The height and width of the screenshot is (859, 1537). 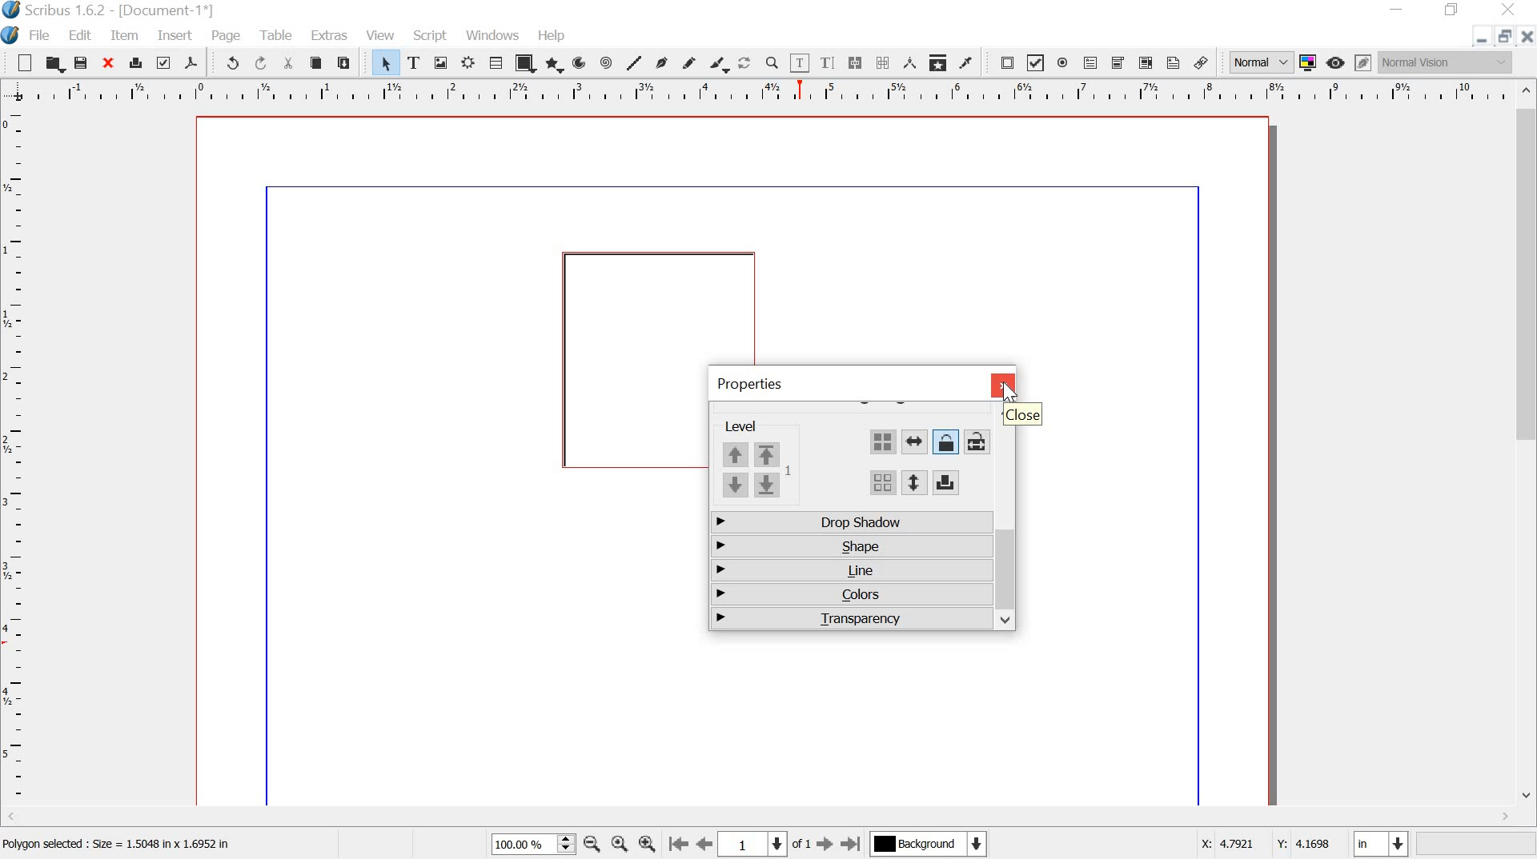 What do you see at coordinates (194, 63) in the screenshot?
I see `save as pdf` at bounding box center [194, 63].